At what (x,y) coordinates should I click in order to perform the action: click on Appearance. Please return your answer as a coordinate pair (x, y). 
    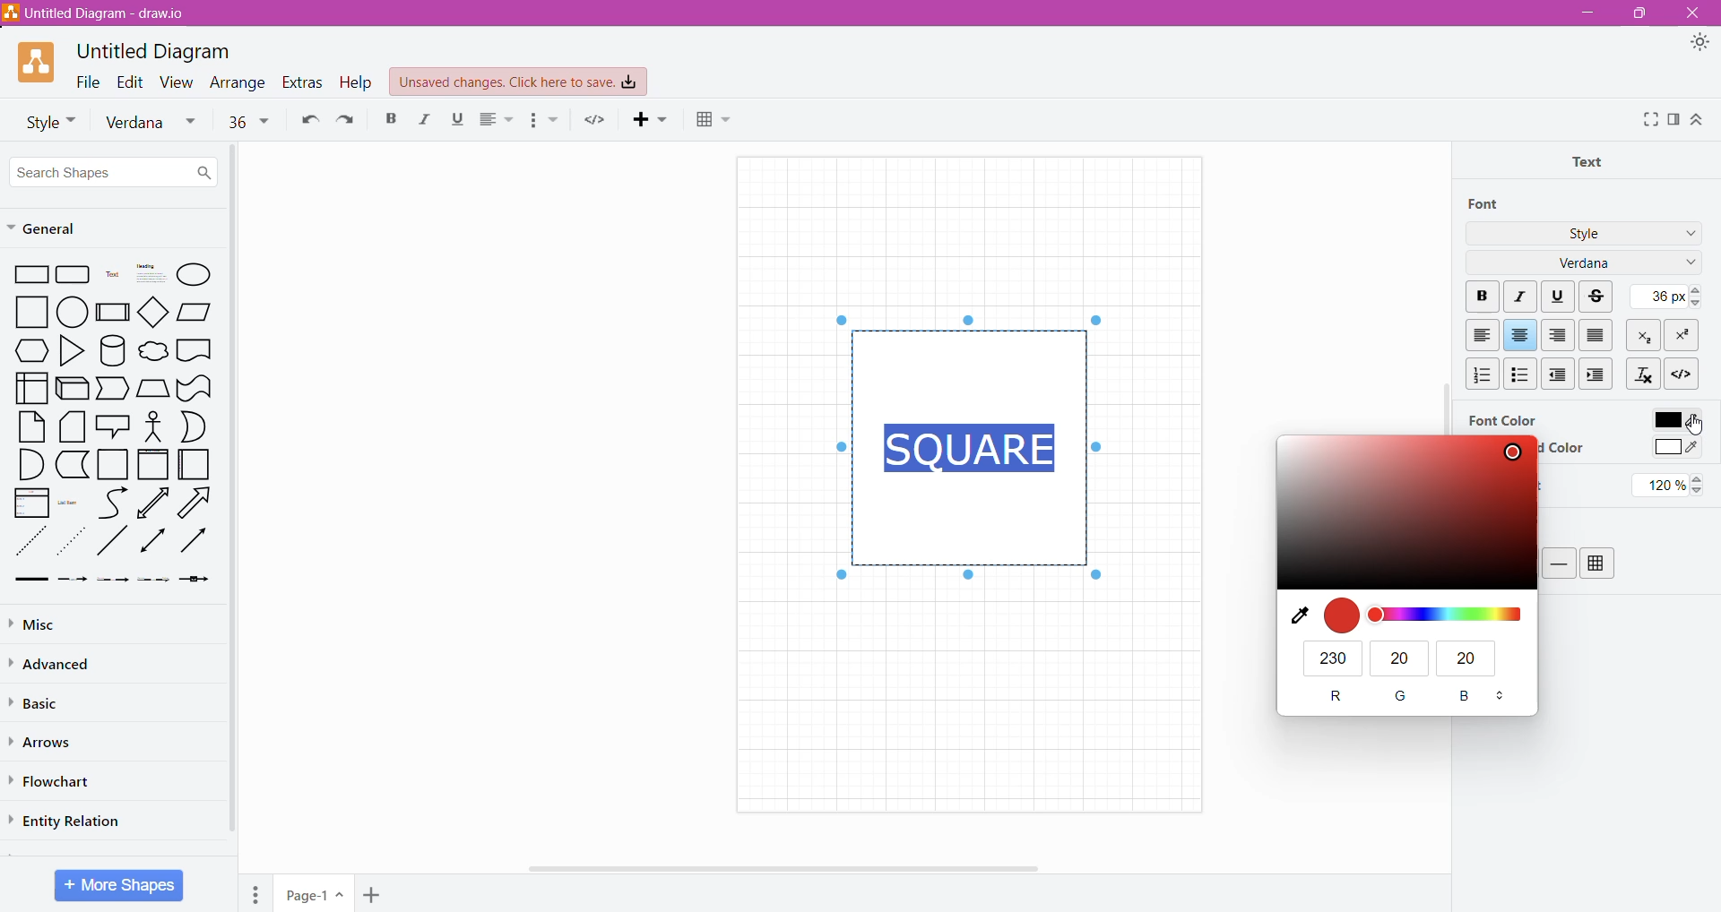
    Looking at the image, I should click on (1699, 43).